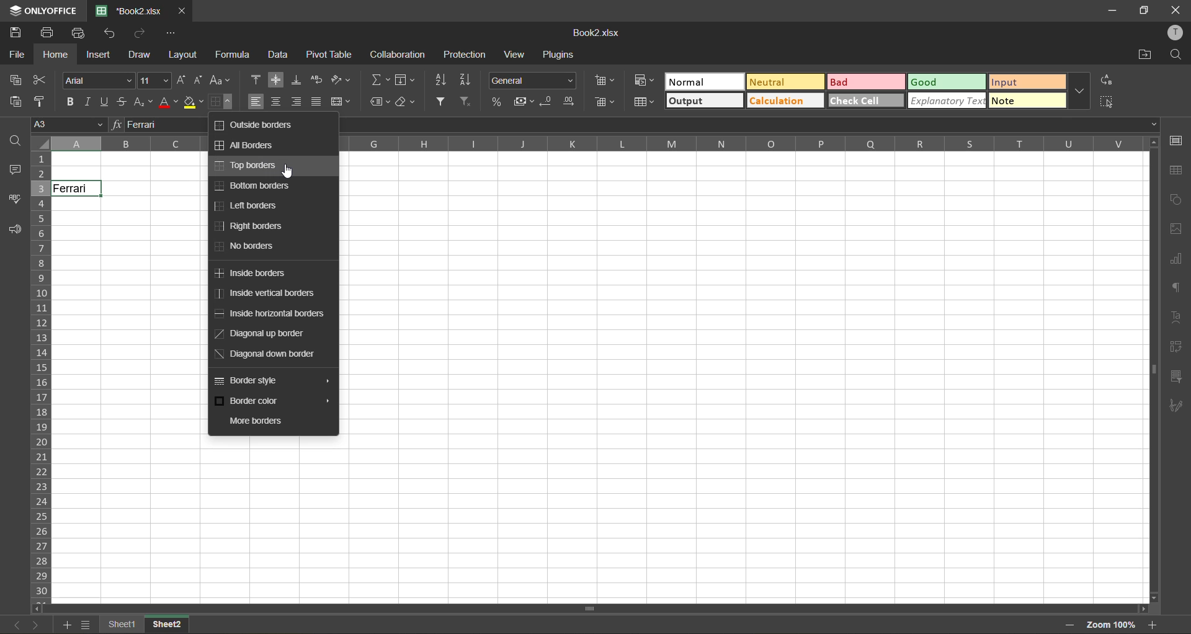  Describe the element at coordinates (71, 125) in the screenshot. I see `cell address` at that location.